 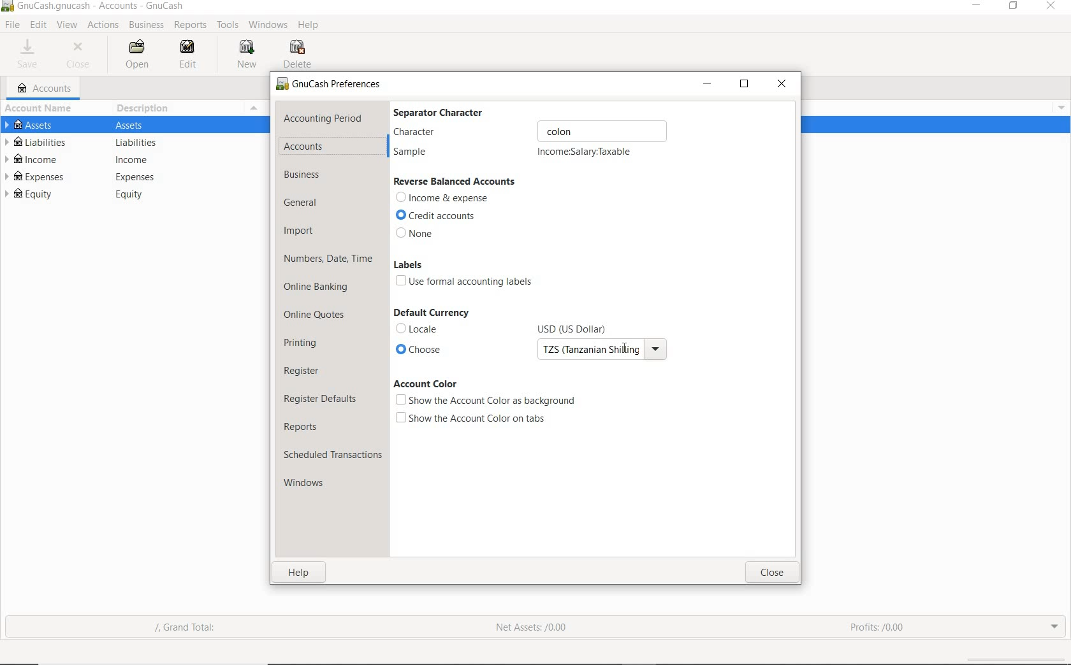 I want to click on system name, so click(x=101, y=7).